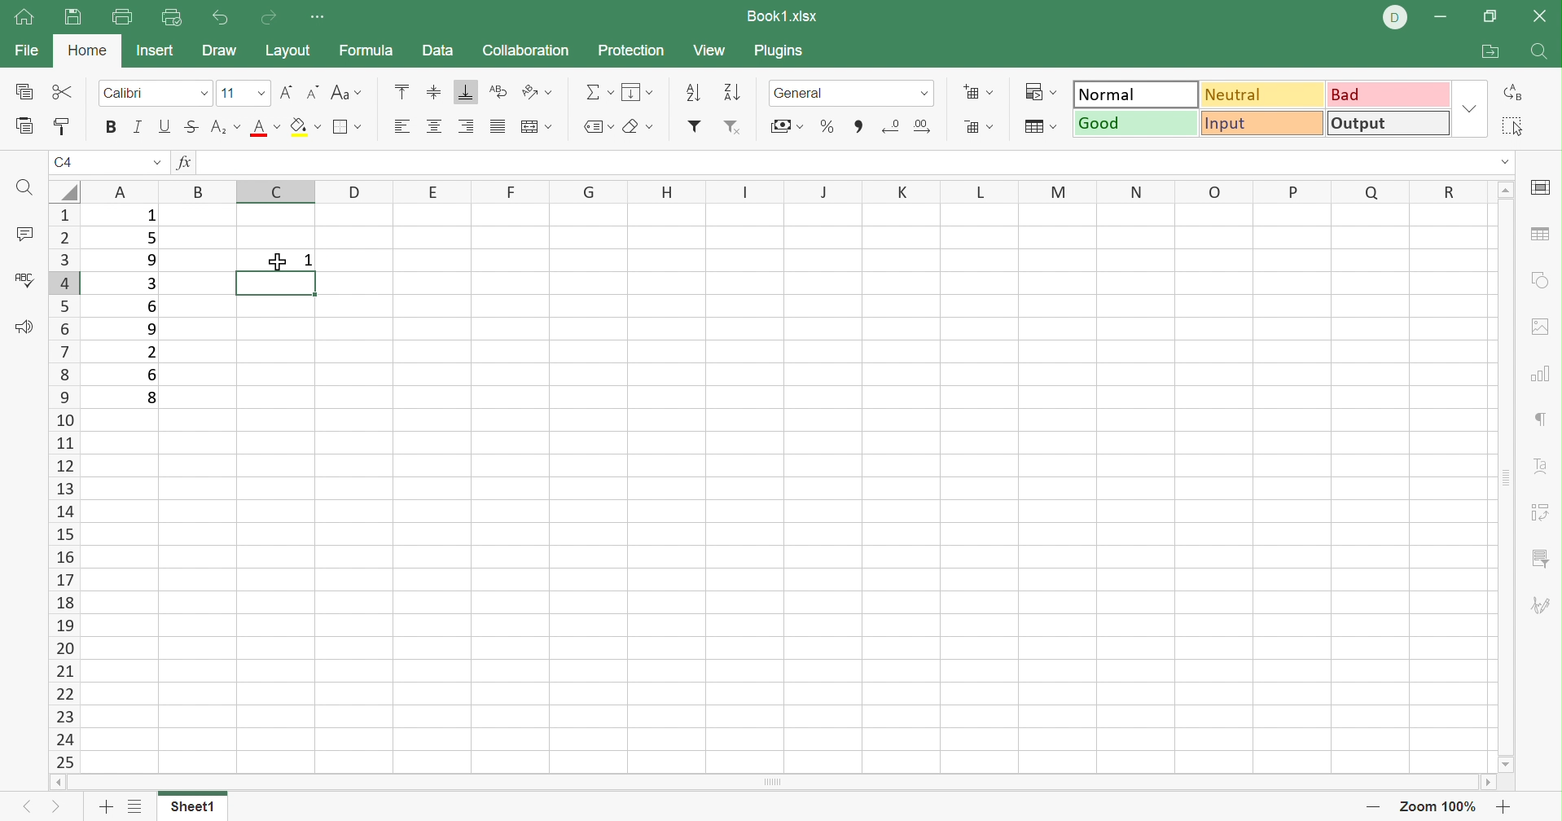 The width and height of the screenshot is (1562, 821). I want to click on Sheet1, so click(197, 806).